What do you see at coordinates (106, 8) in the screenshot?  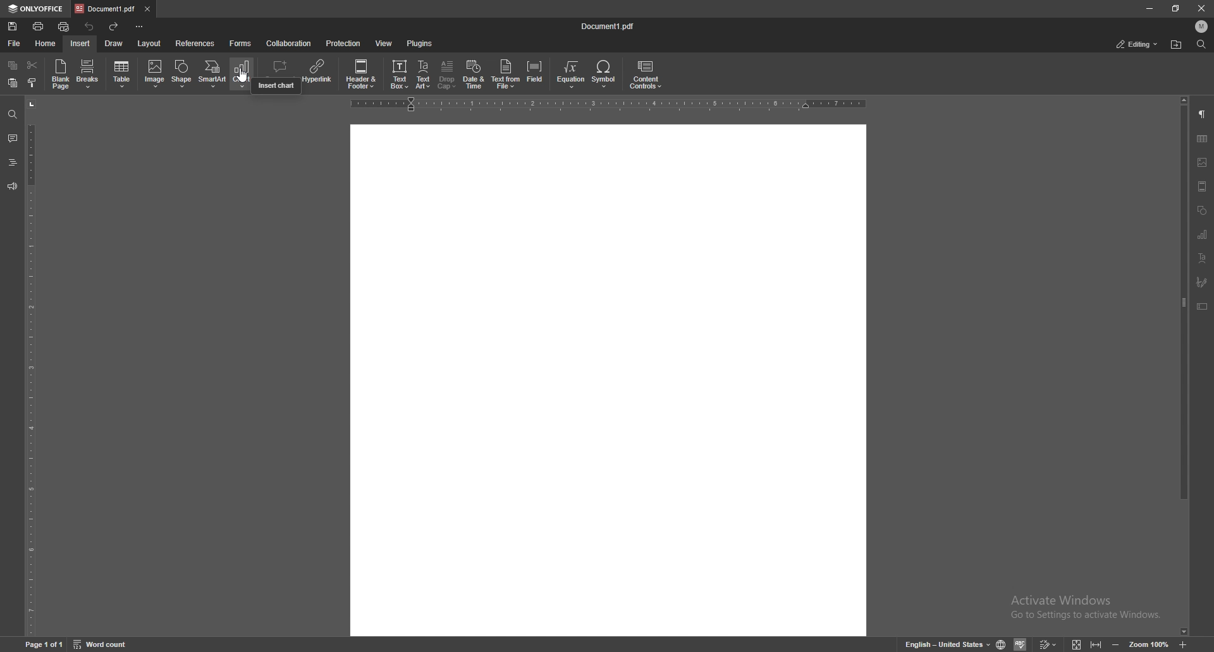 I see `tab` at bounding box center [106, 8].